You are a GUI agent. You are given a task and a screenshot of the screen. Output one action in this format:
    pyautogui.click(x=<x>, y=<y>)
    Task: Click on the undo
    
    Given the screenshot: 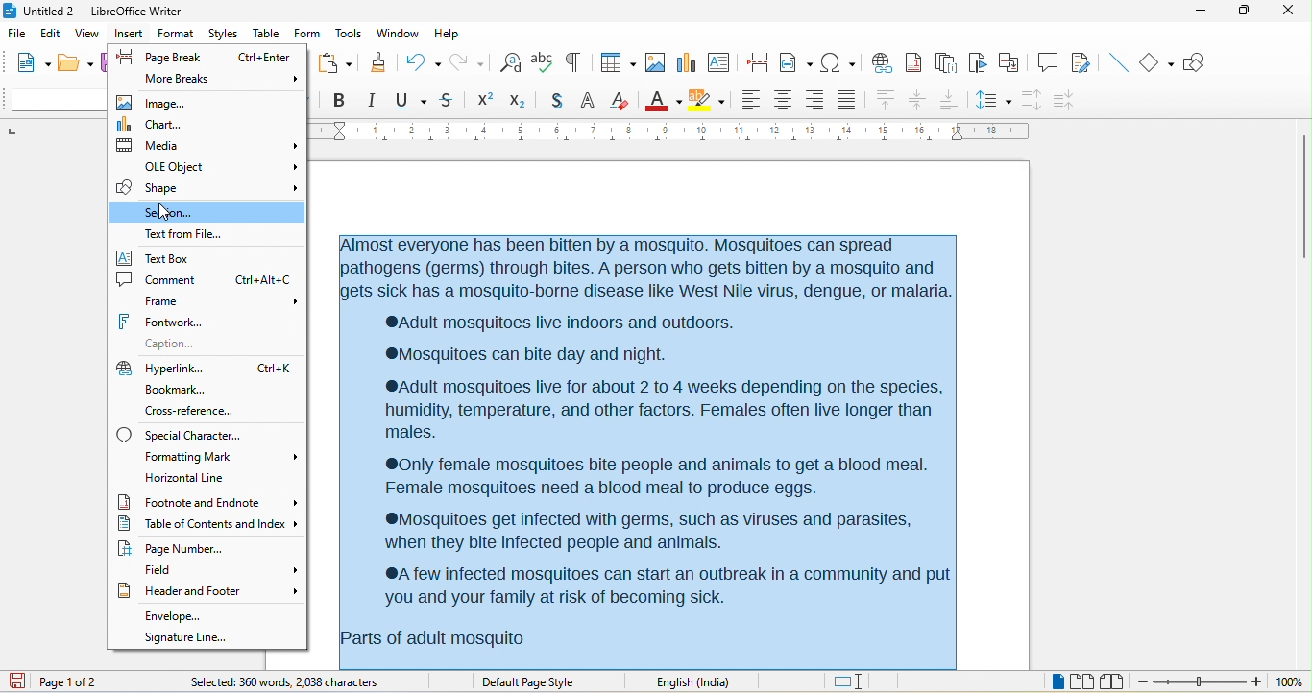 What is the action you would take?
    pyautogui.click(x=419, y=62)
    